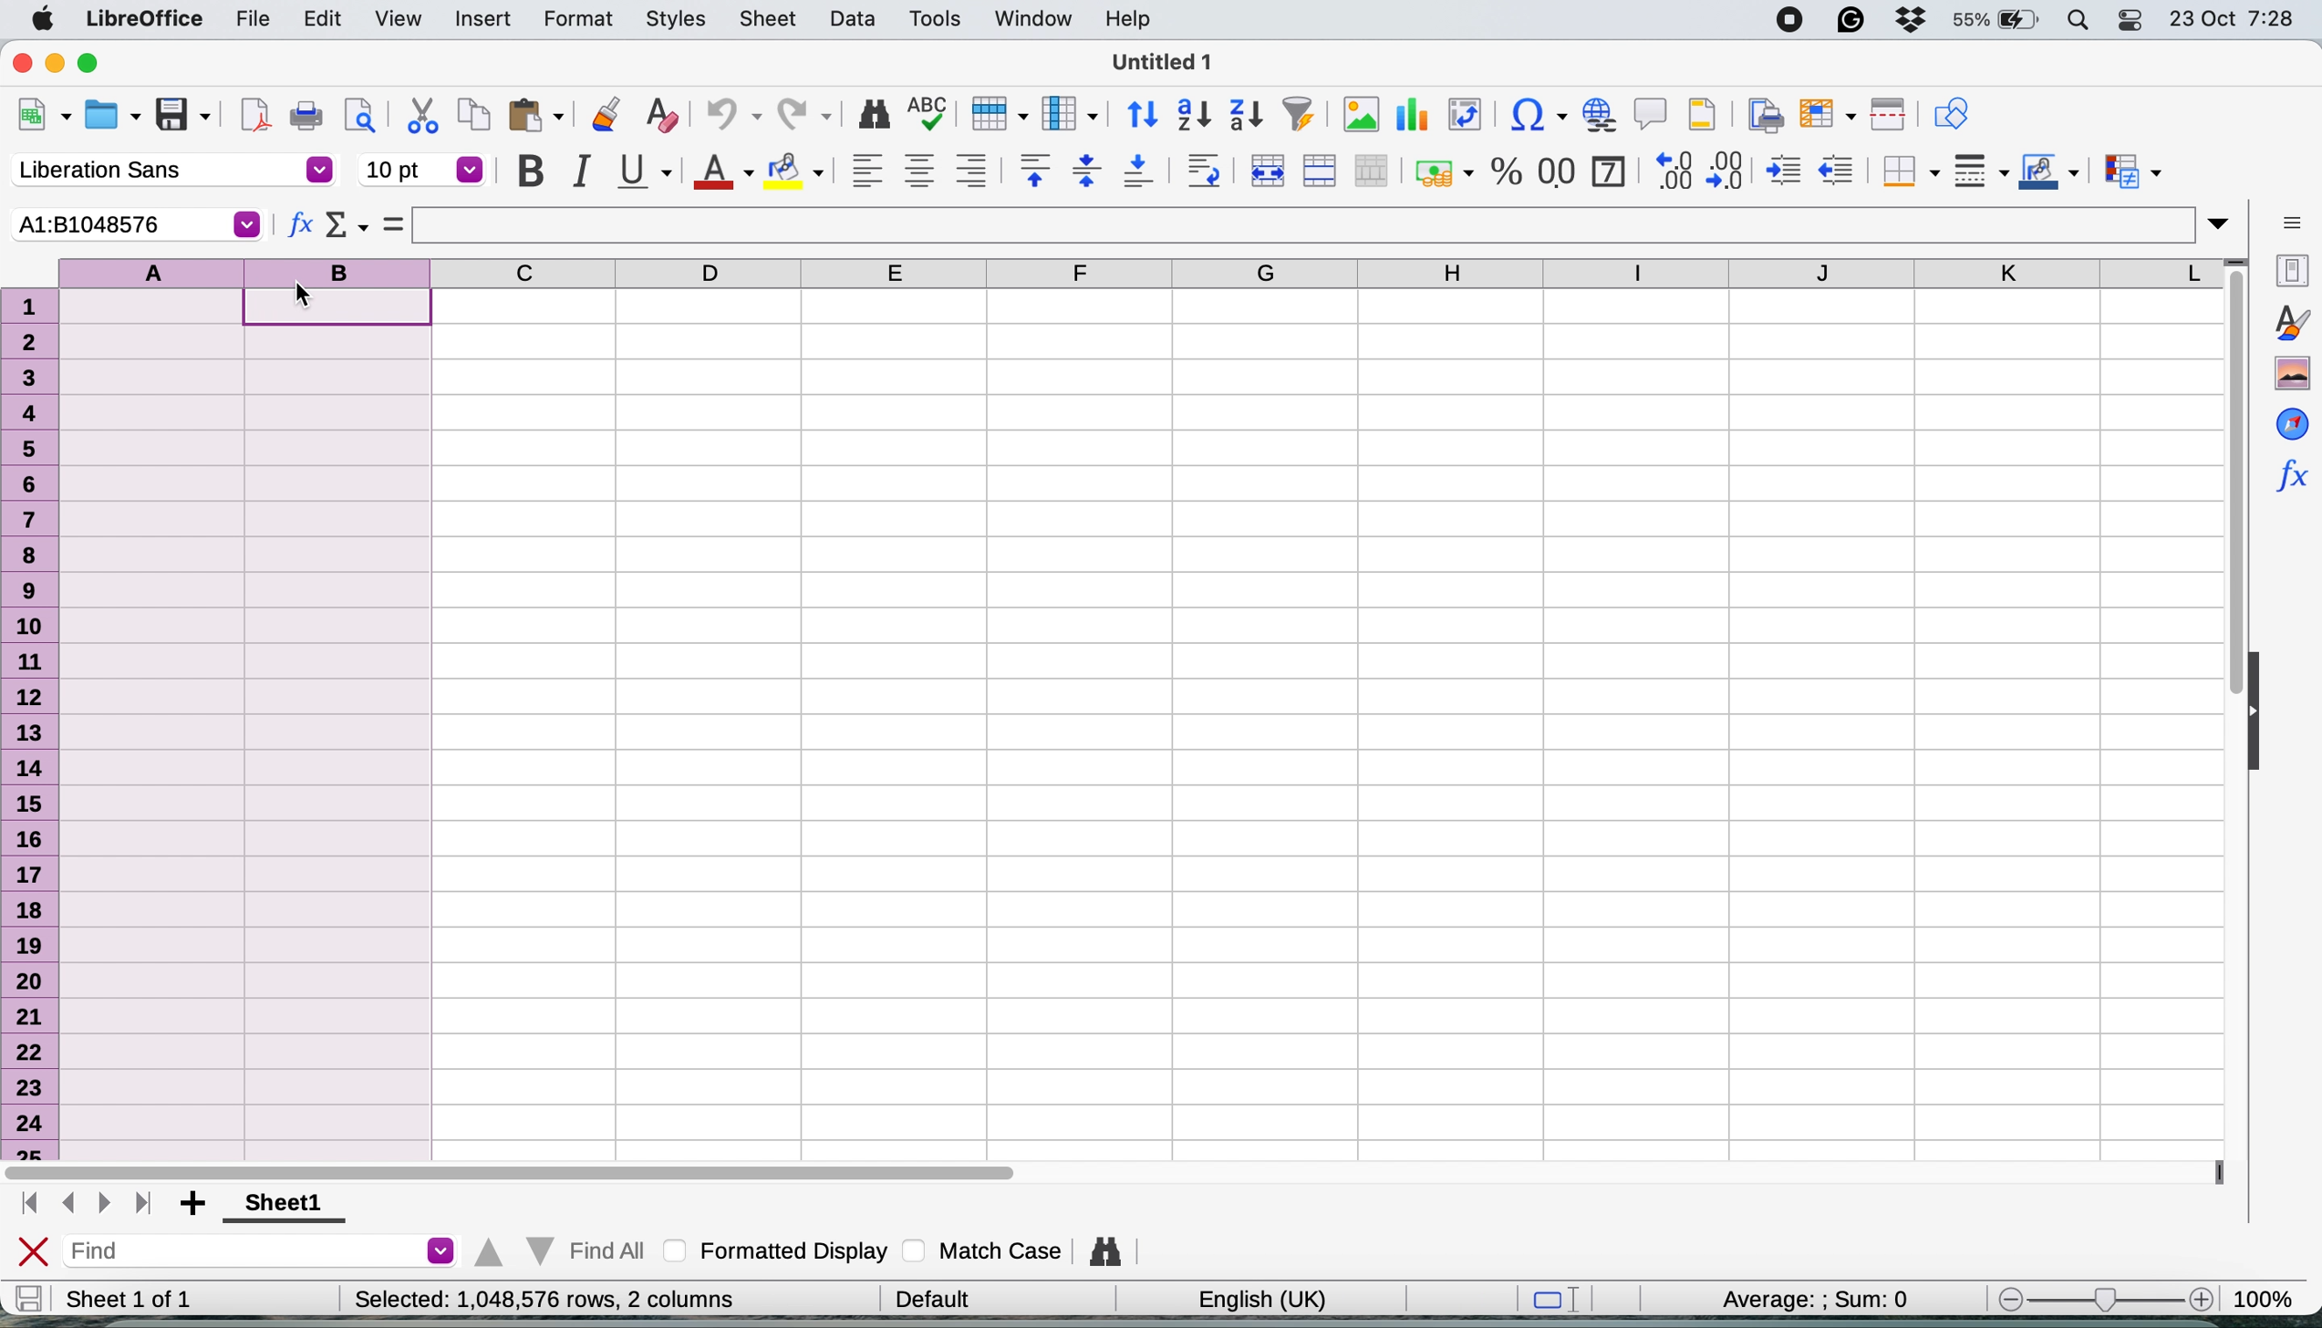 The image size is (2322, 1328). Describe the element at coordinates (952, 1299) in the screenshot. I see `| Default` at that location.